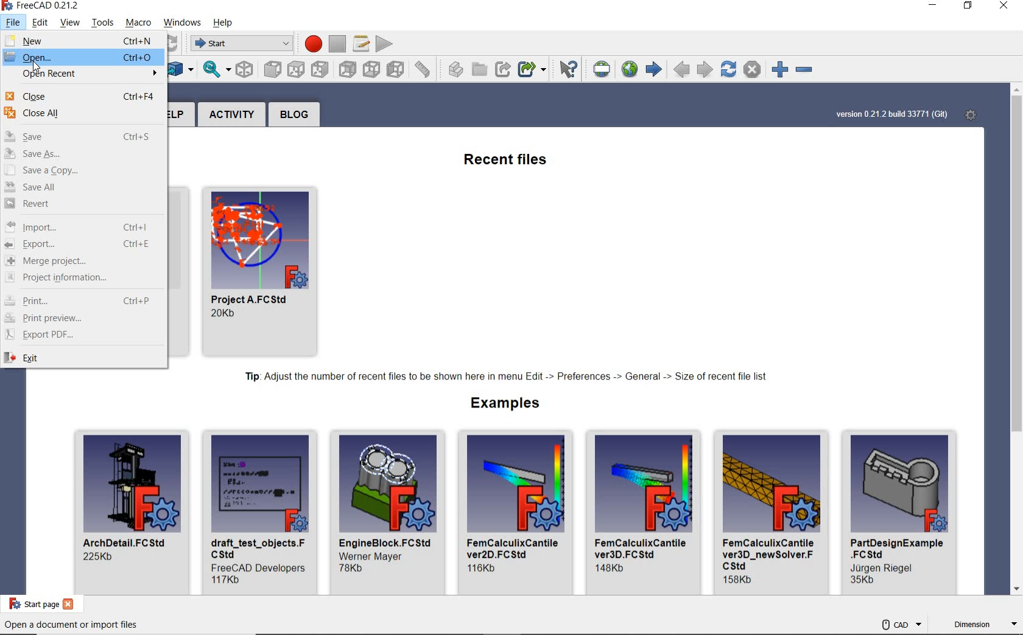 The height and width of the screenshot is (635, 1023). What do you see at coordinates (41, 23) in the screenshot?
I see `EDIT` at bounding box center [41, 23].